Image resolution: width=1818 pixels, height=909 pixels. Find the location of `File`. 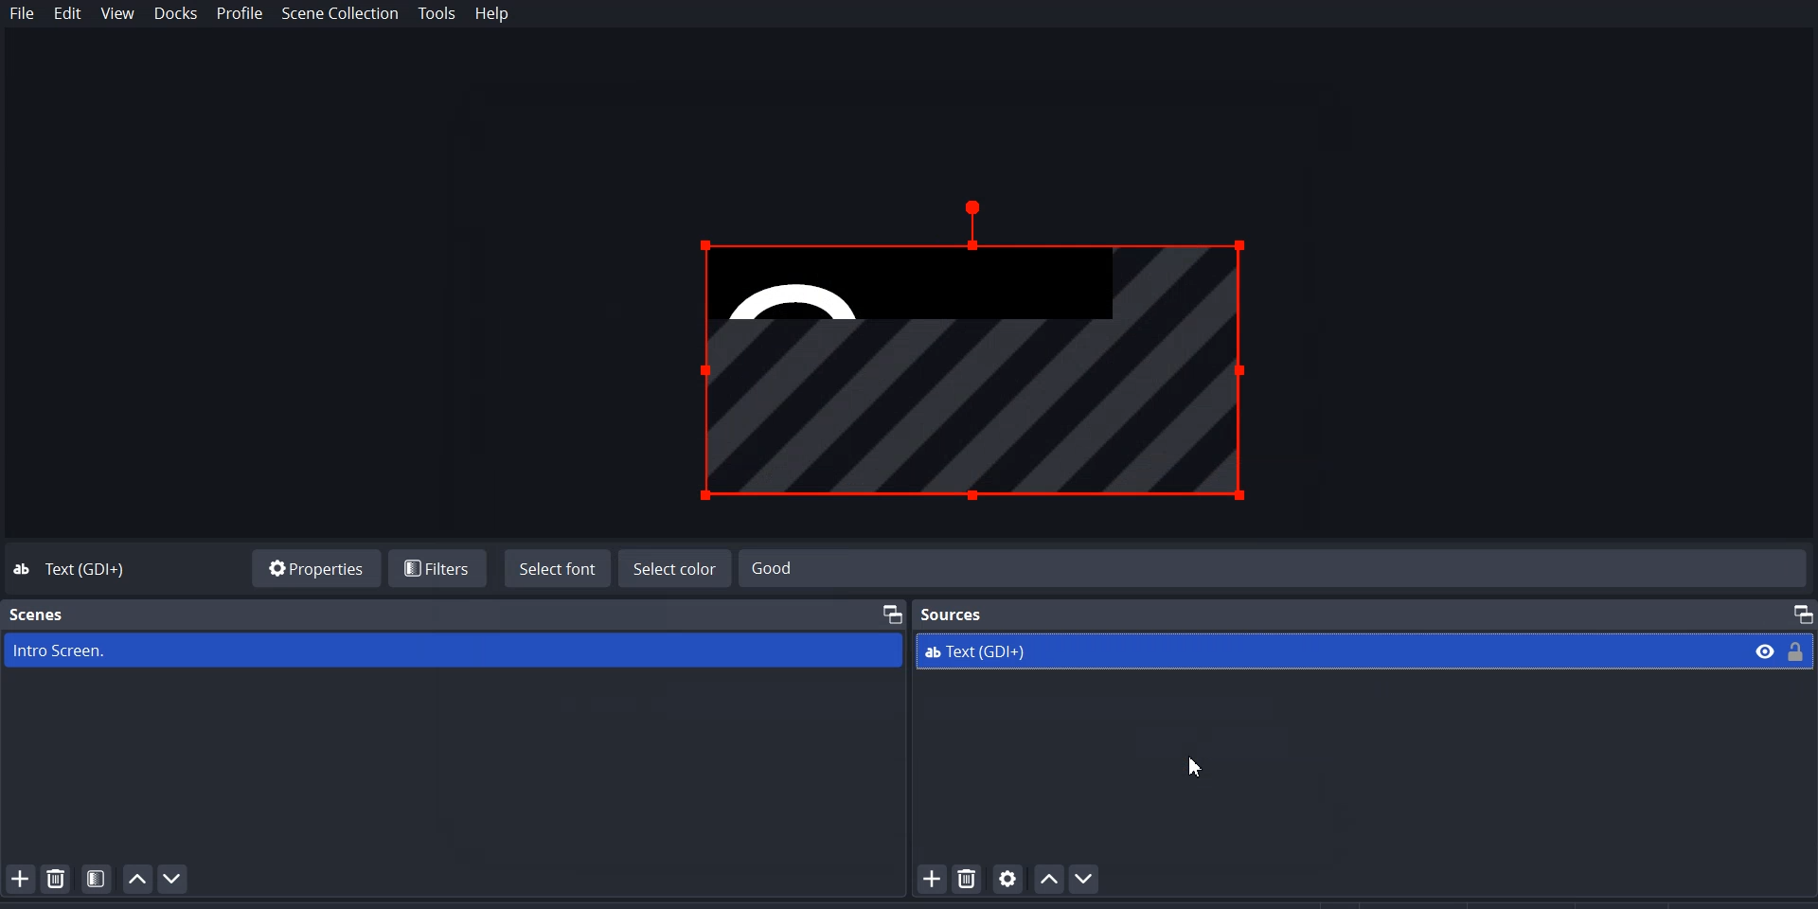

File is located at coordinates (23, 14).